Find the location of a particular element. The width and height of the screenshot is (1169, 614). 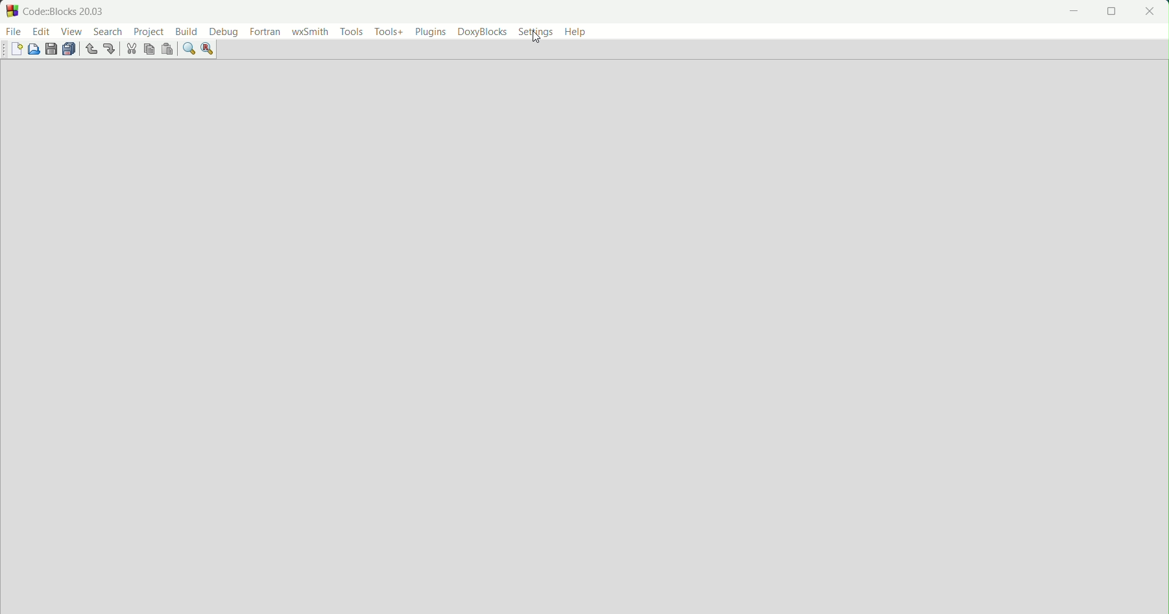

file is located at coordinates (14, 32).